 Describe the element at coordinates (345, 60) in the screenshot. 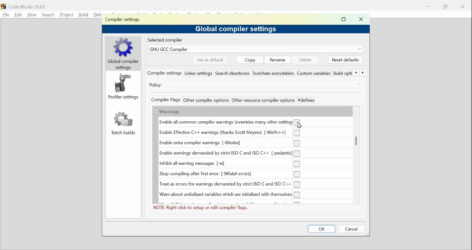

I see `Reset default` at that location.